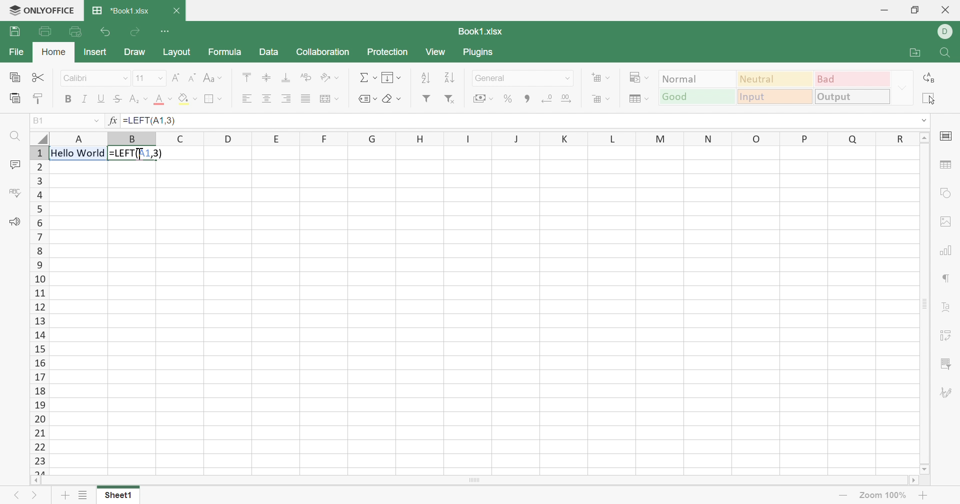  I want to click on Quick print, so click(75, 31).